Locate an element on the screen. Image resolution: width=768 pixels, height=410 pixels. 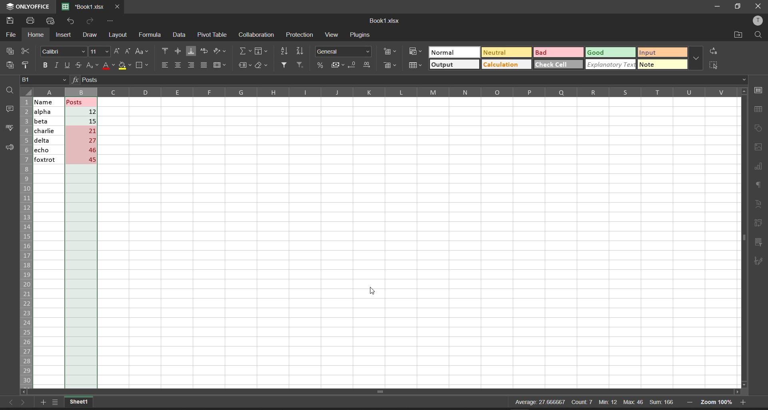
insert cells is located at coordinates (391, 51).